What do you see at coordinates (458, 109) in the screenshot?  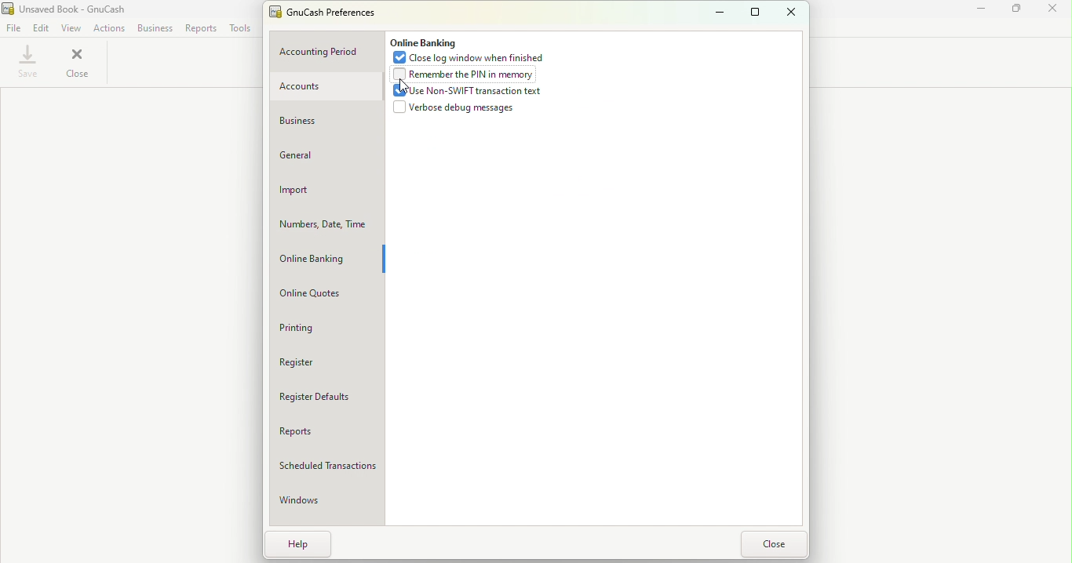 I see `Verbose debug messages` at bounding box center [458, 109].